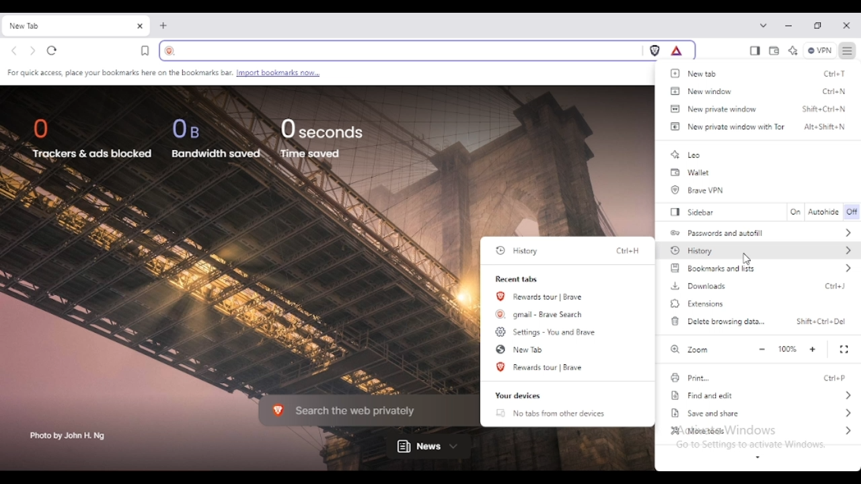 The image size is (861, 484). What do you see at coordinates (824, 212) in the screenshot?
I see `autohide` at bounding box center [824, 212].